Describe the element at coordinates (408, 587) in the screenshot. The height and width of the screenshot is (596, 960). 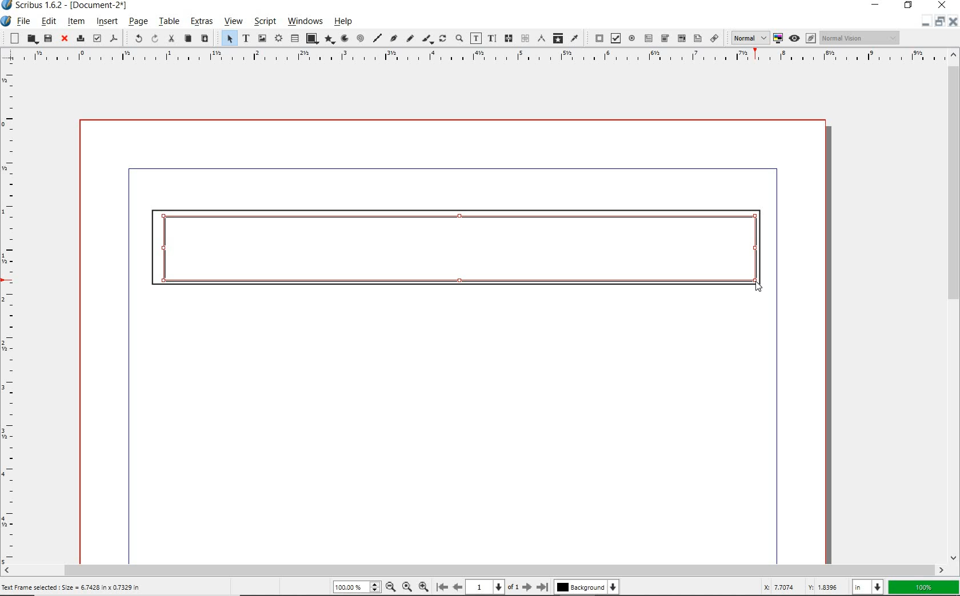
I see `zoom to` at that location.